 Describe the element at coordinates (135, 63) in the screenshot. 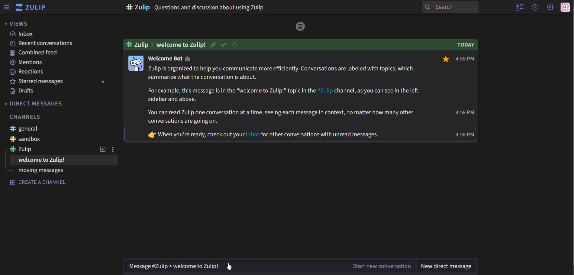

I see `icon` at that location.